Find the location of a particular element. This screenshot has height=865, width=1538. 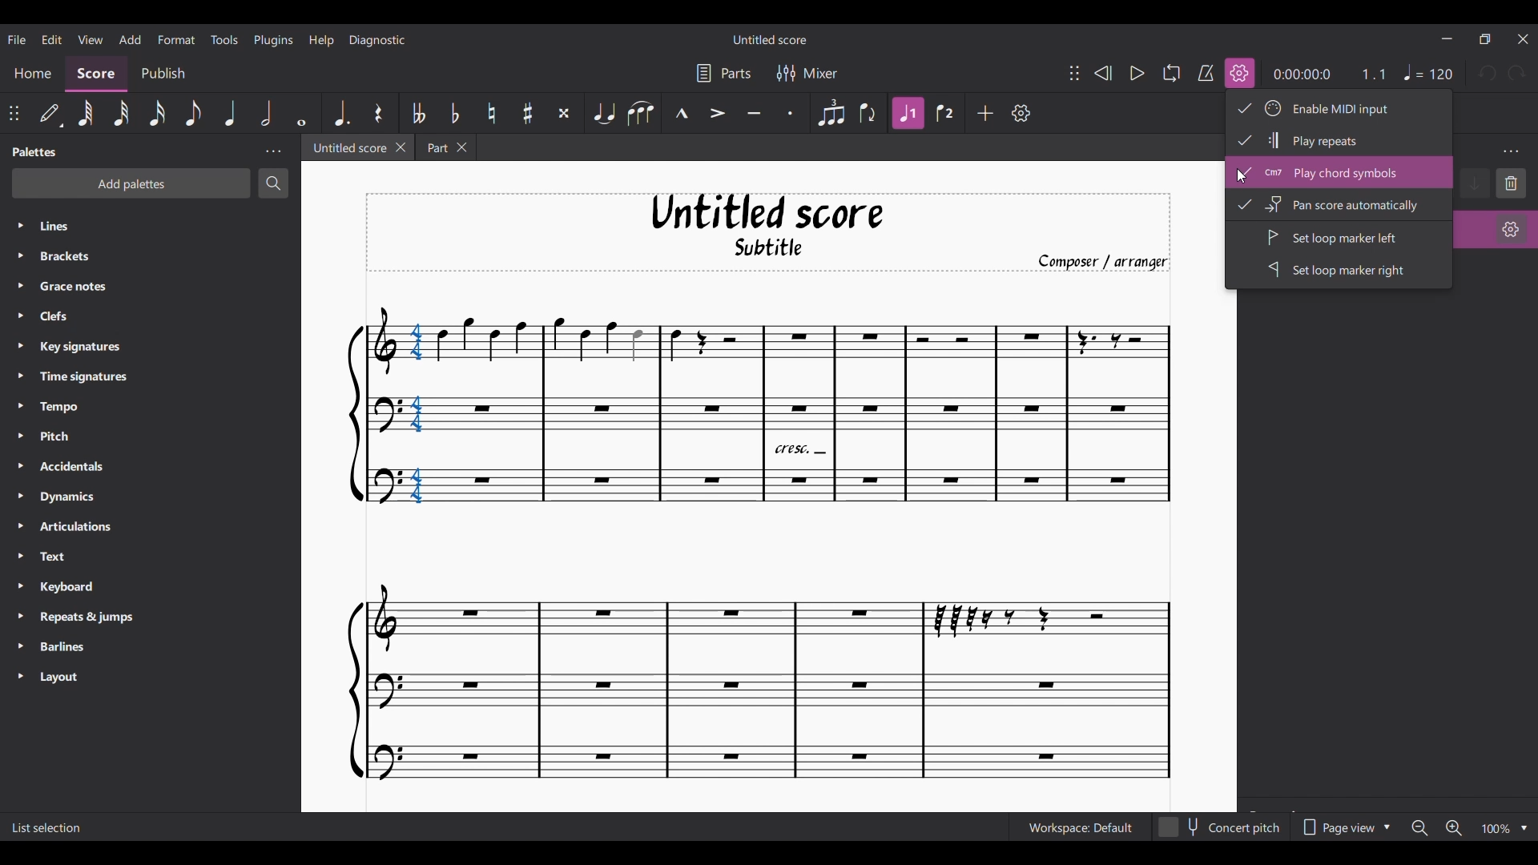

Whole note is located at coordinates (301, 113).